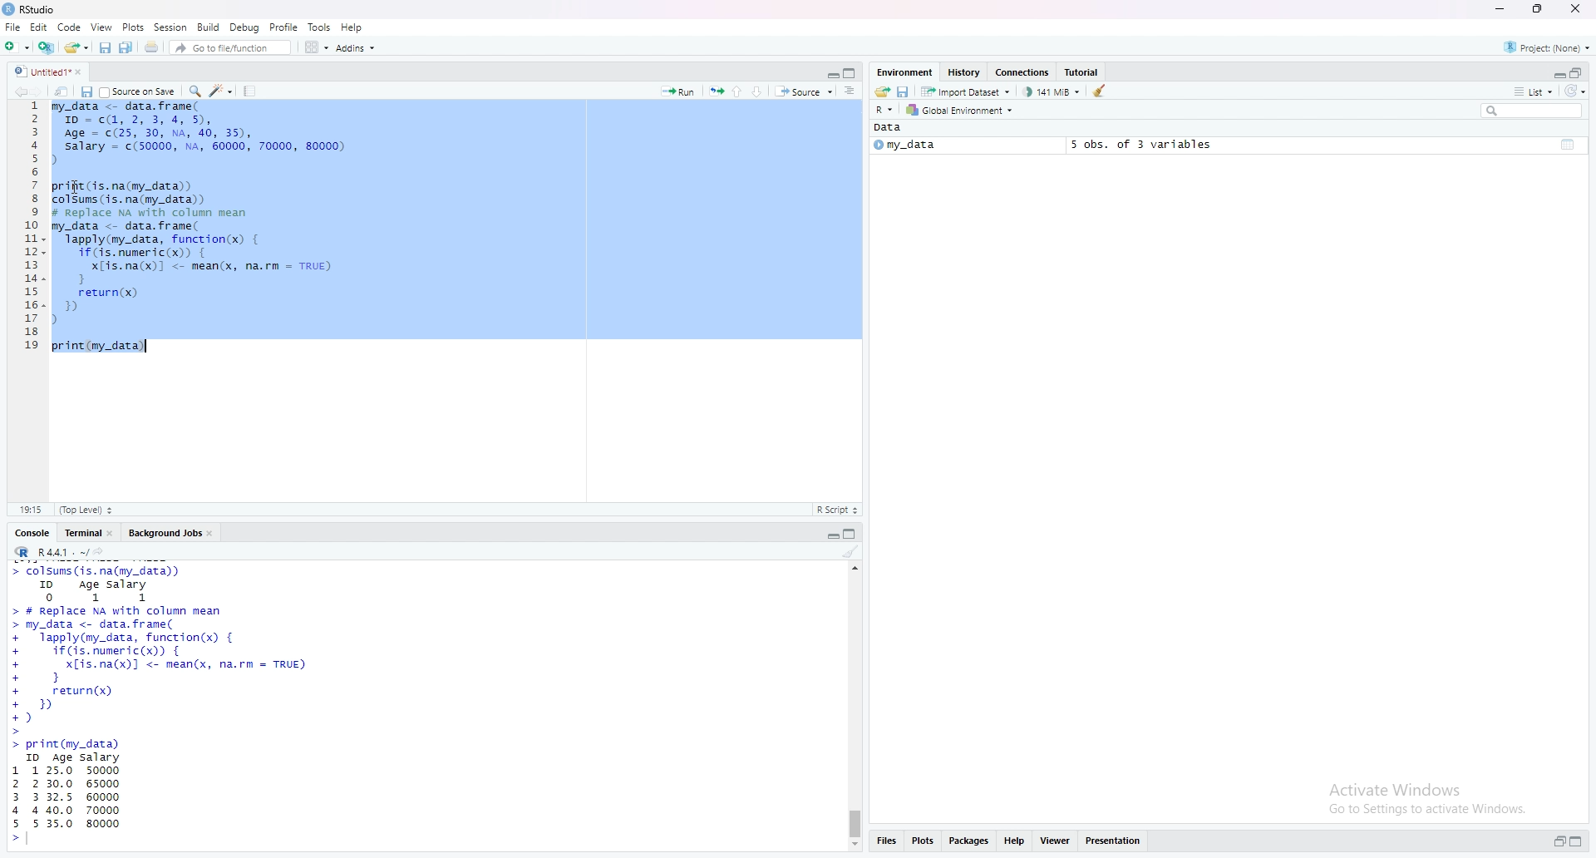 Image resolution: width=1596 pixels, height=858 pixels. I want to click on expand, so click(830, 74).